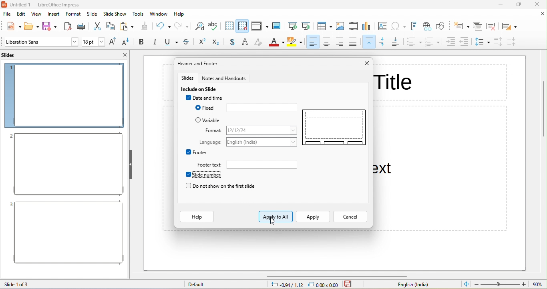 The height and width of the screenshot is (289, 547). What do you see at coordinates (394, 81) in the screenshot?
I see `Title` at bounding box center [394, 81].